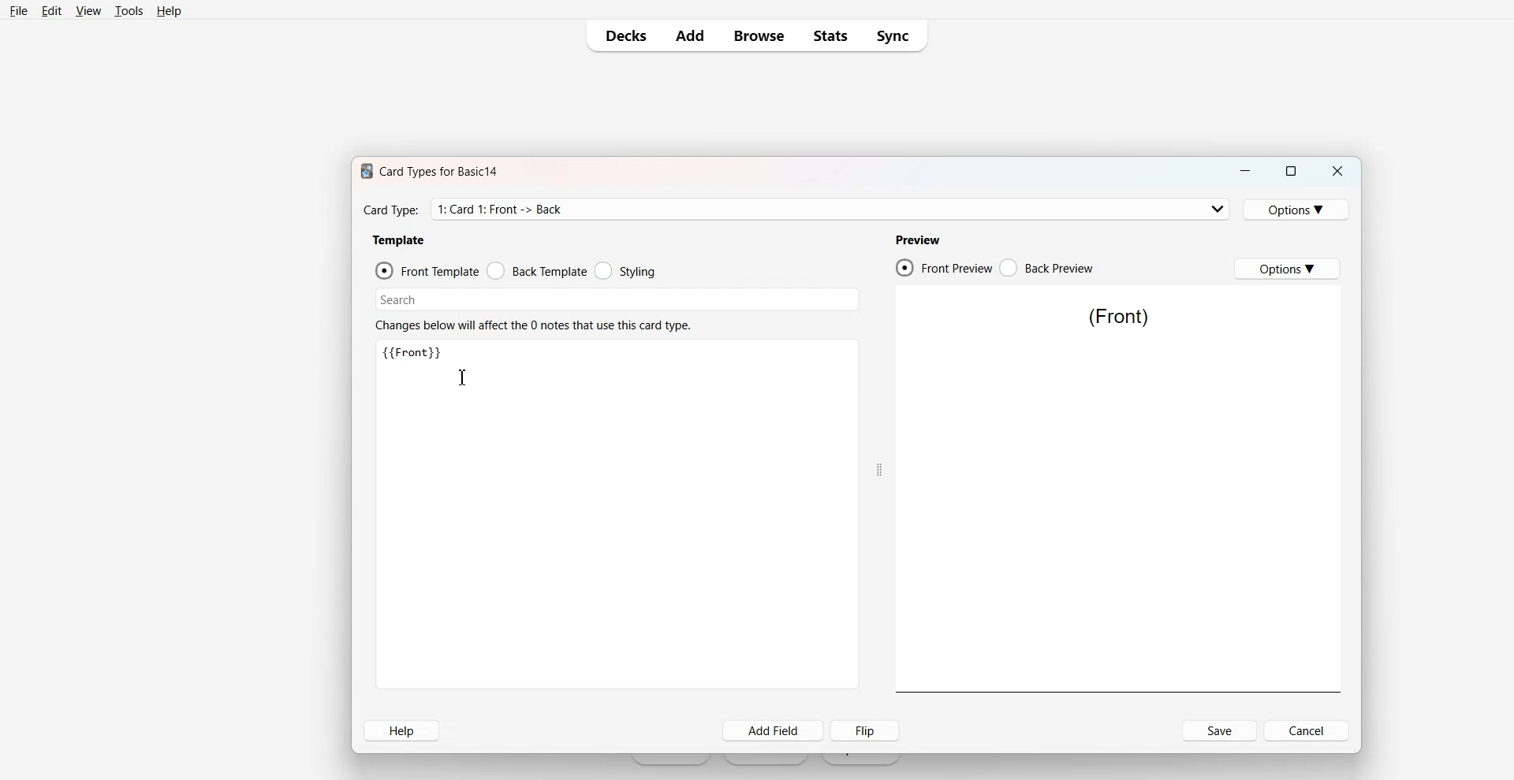 Image resolution: width=1514 pixels, height=780 pixels. Describe the element at coordinates (537, 270) in the screenshot. I see `Back Template` at that location.